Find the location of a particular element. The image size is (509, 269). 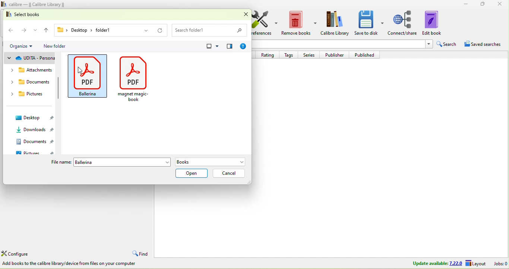

desktop is located at coordinates (74, 30).